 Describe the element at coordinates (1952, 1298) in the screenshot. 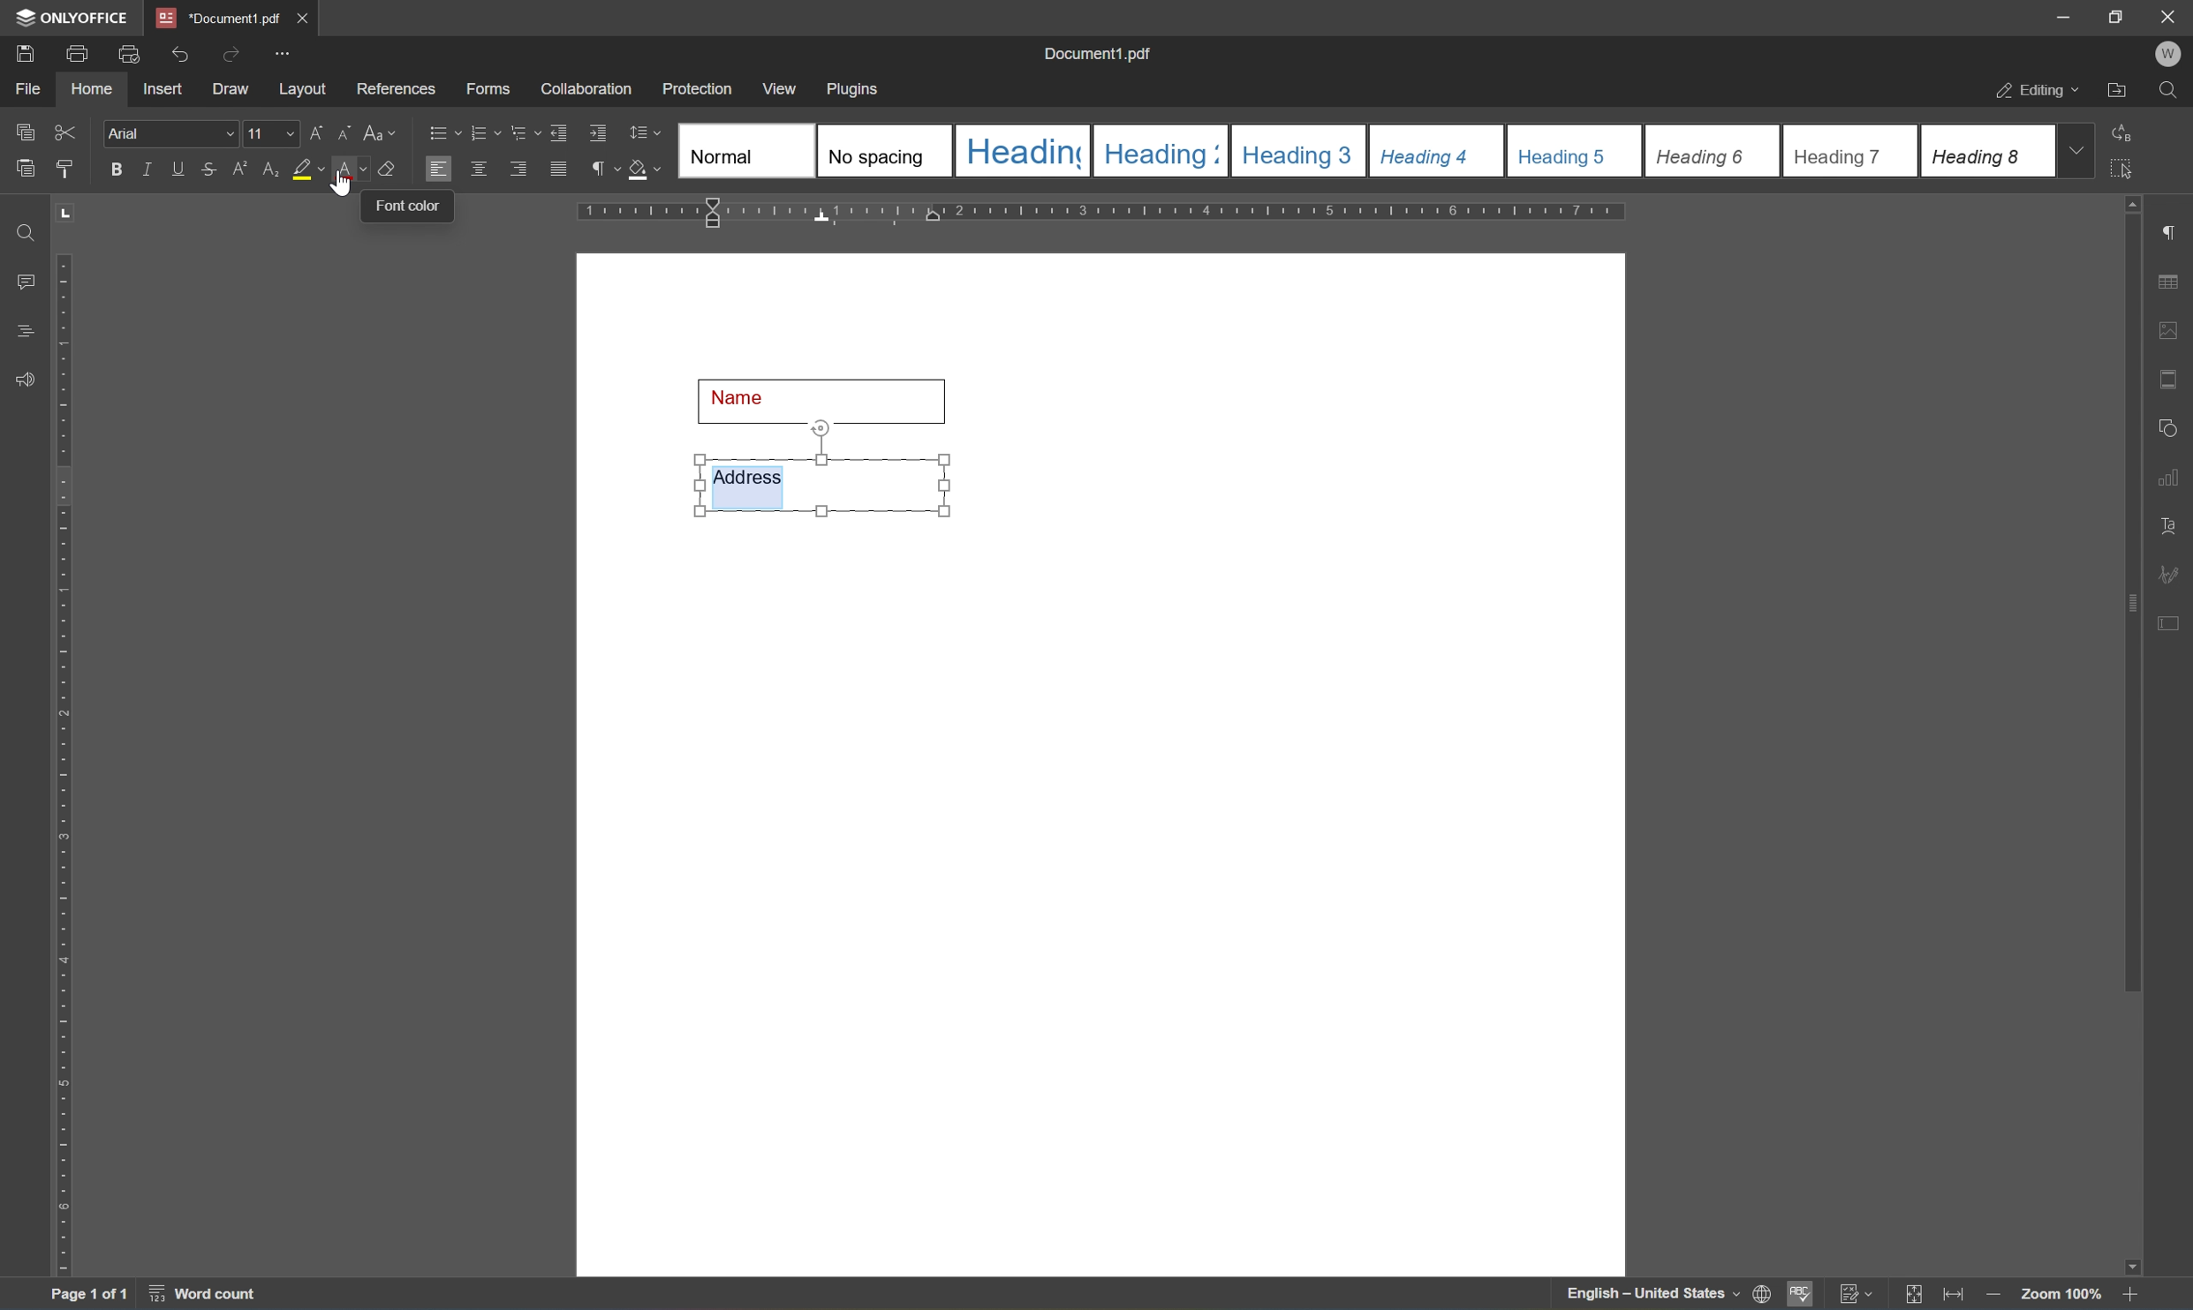

I see `fit to width` at that location.